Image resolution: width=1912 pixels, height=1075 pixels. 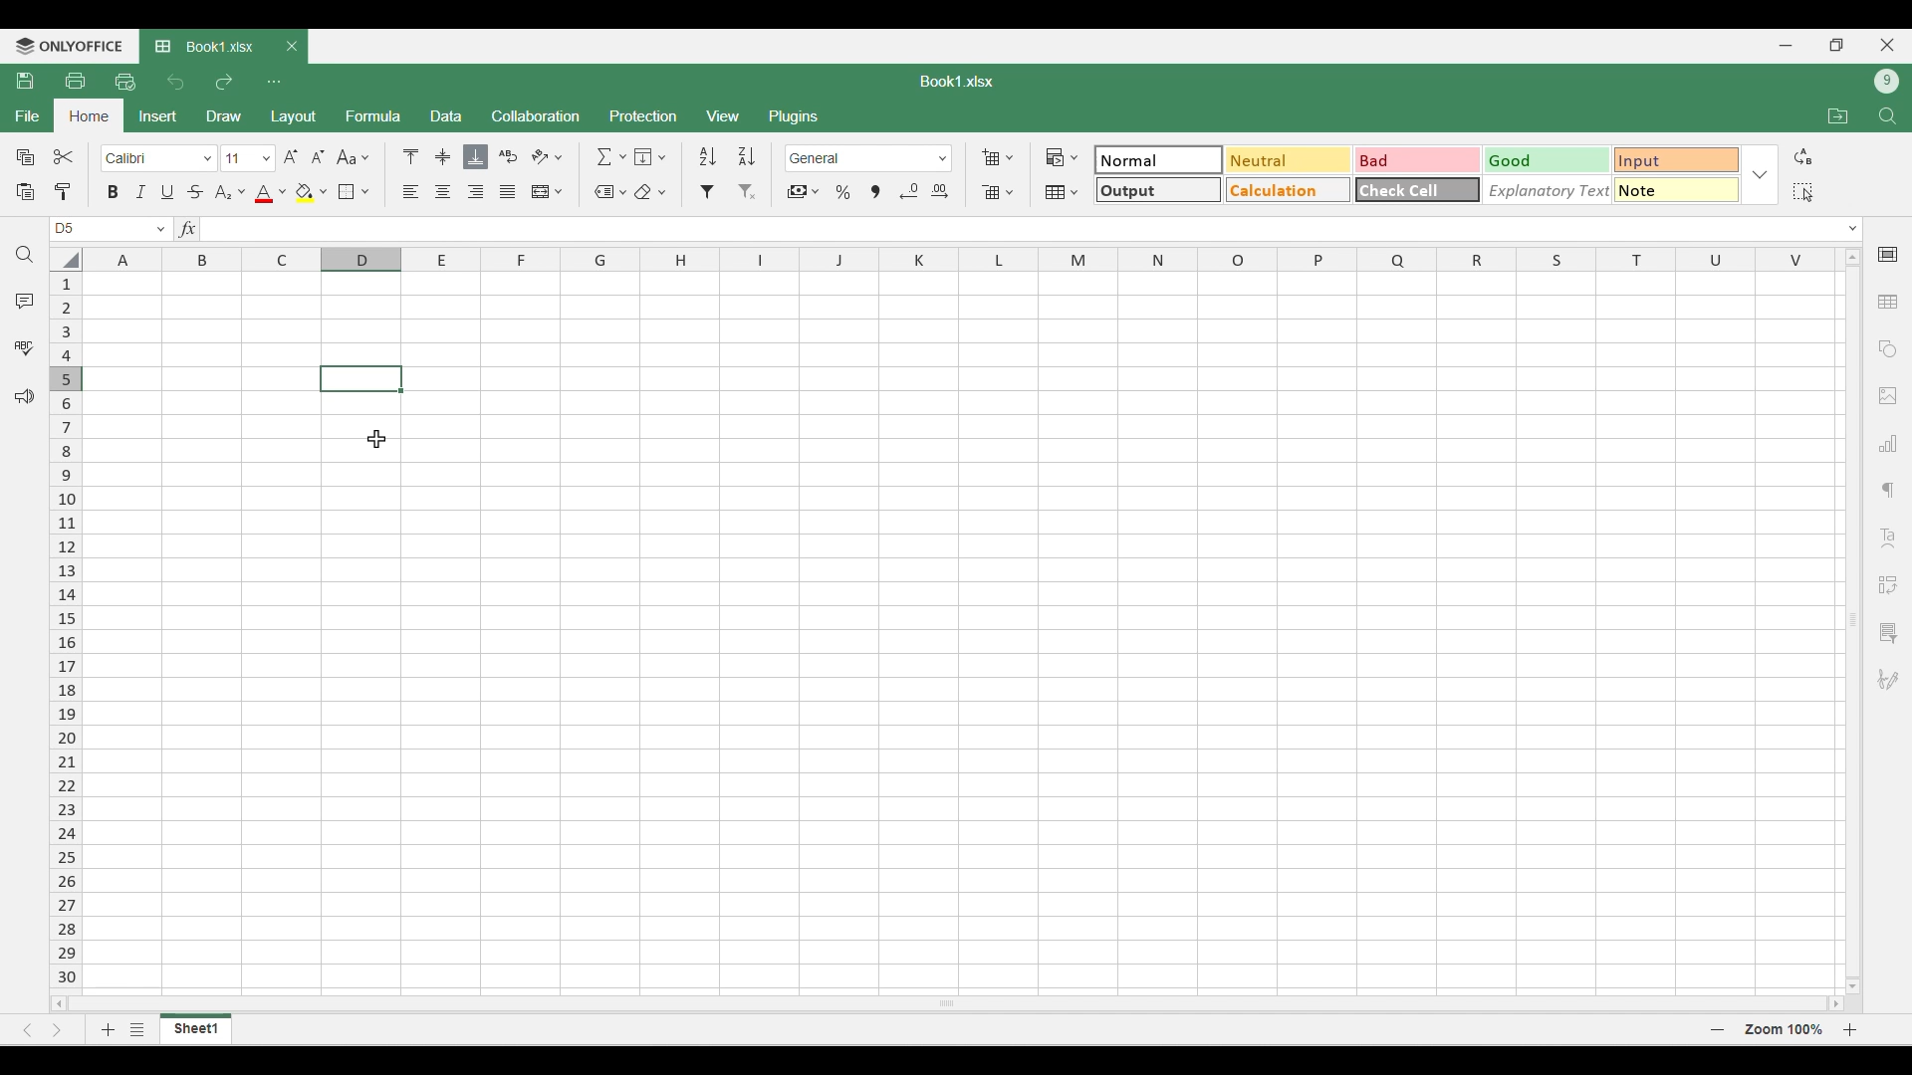 What do you see at coordinates (1887, 45) in the screenshot?
I see `Close interface` at bounding box center [1887, 45].